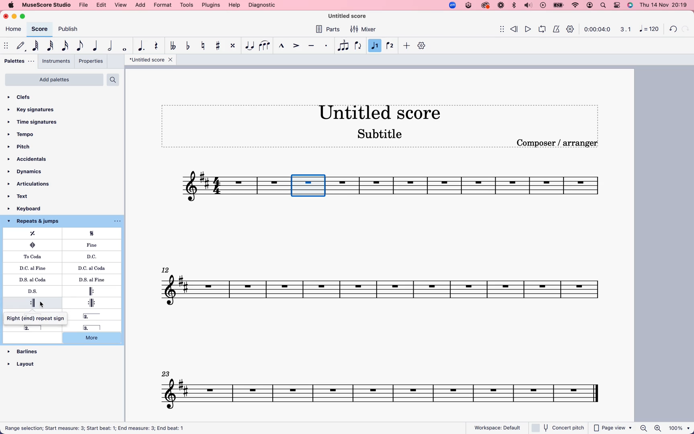 The height and width of the screenshot is (434, 694). Describe the element at coordinates (38, 222) in the screenshot. I see `repeats & jumps` at that location.